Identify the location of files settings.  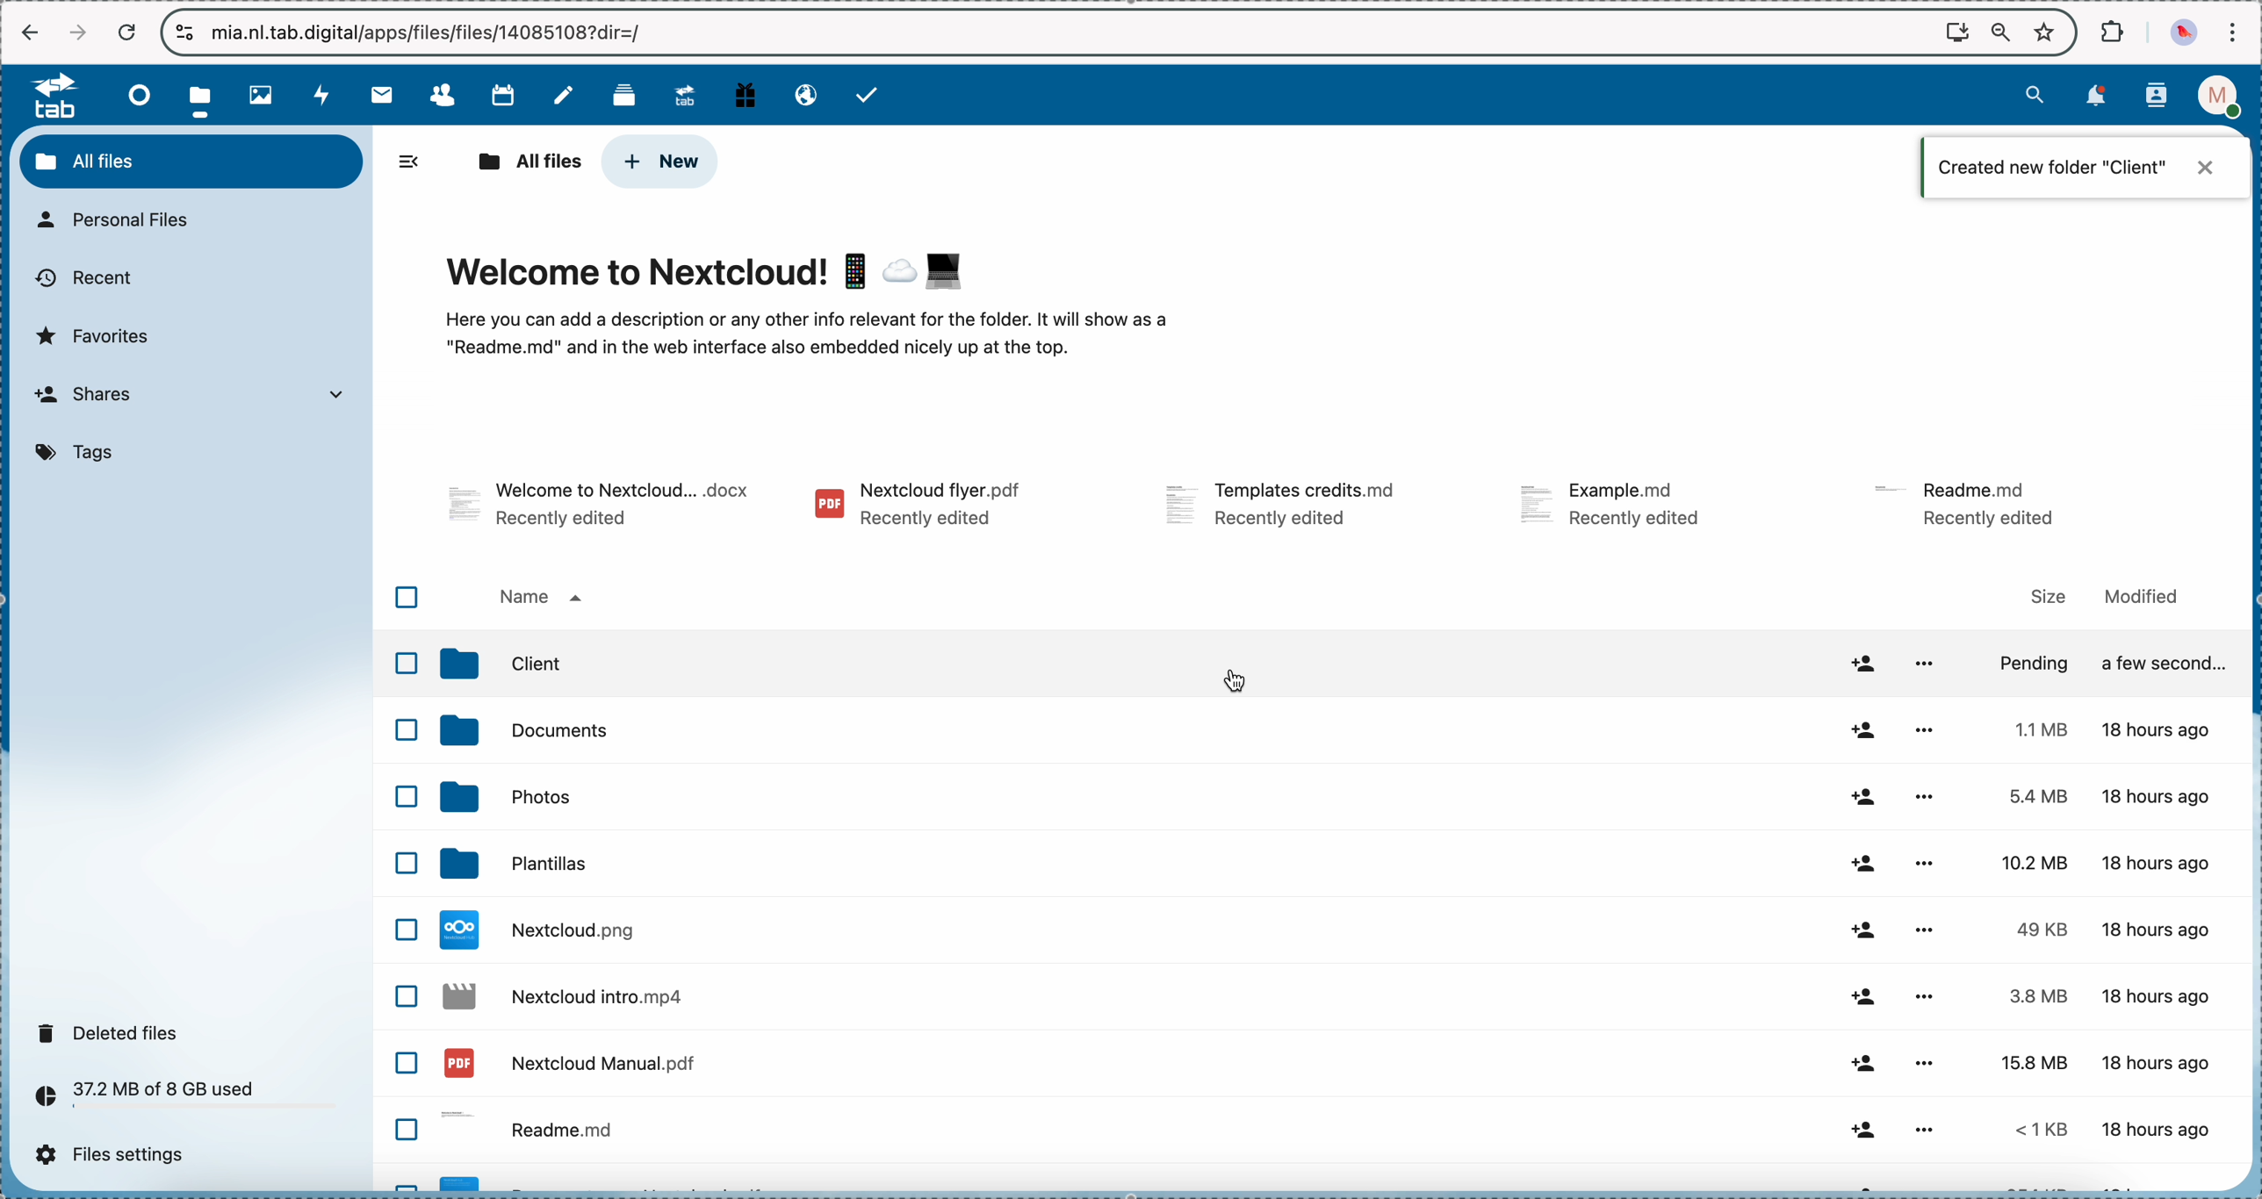
(119, 1155).